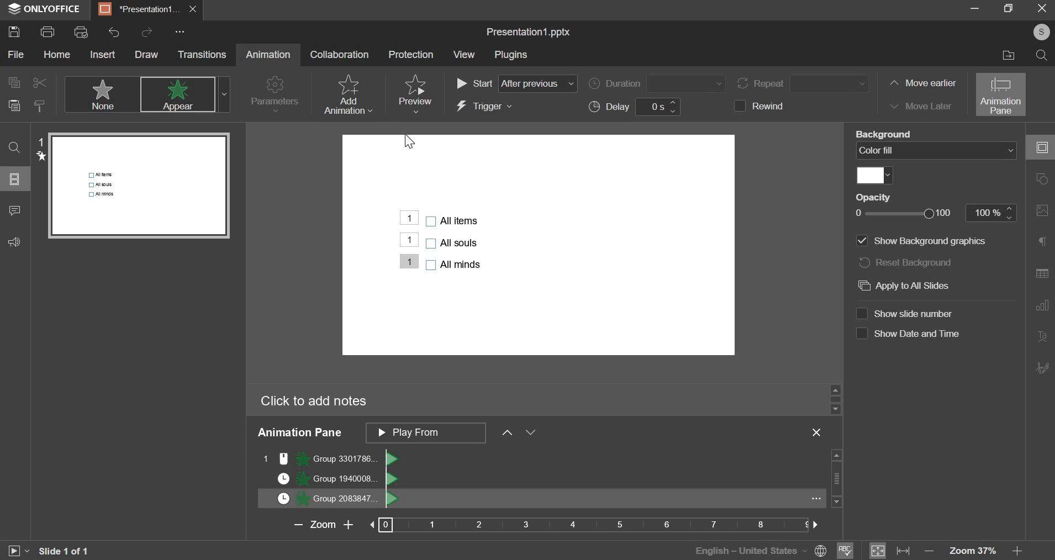  Describe the element at coordinates (17, 54) in the screenshot. I see `file` at that location.